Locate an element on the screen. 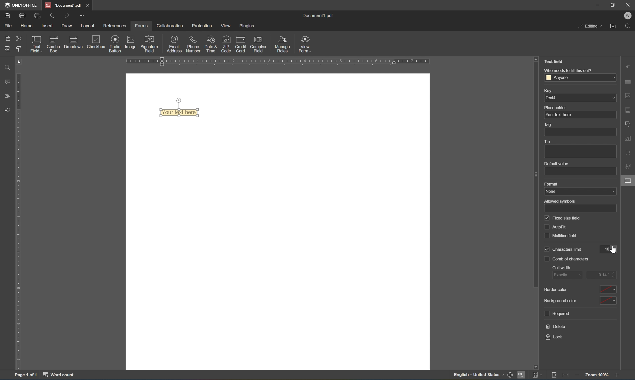  credit card is located at coordinates (241, 45).